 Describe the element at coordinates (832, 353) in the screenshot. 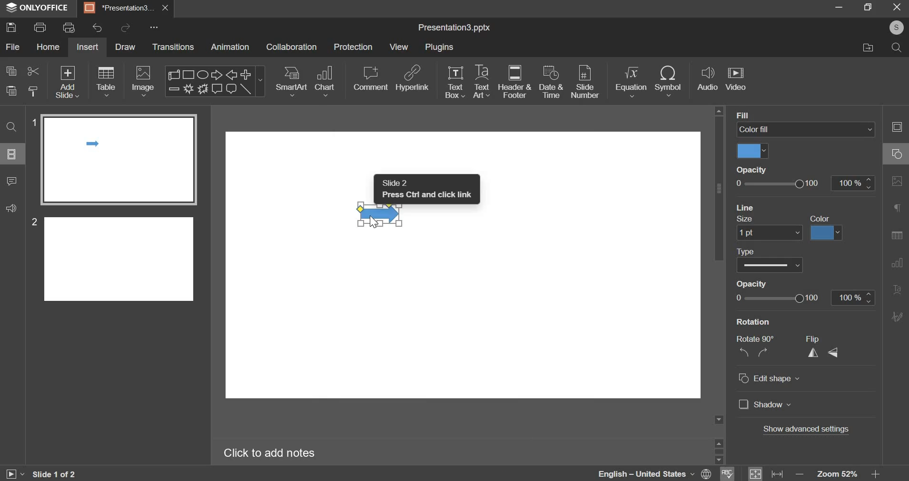

I see `flip vertically` at that location.